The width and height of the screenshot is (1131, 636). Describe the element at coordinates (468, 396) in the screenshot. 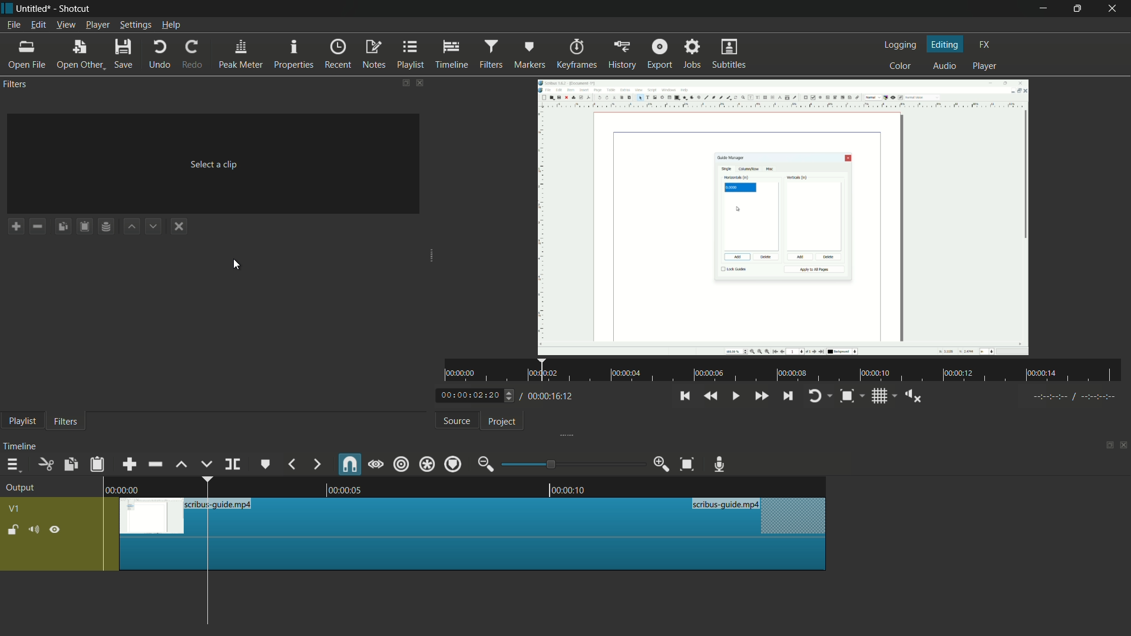

I see `current time` at that location.